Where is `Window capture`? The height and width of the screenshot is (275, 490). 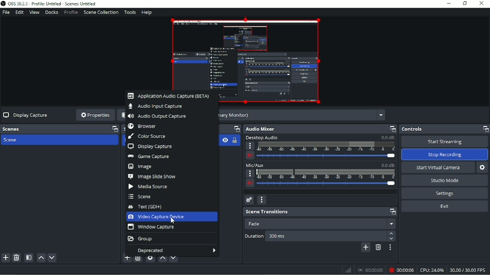
Window capture is located at coordinates (151, 228).